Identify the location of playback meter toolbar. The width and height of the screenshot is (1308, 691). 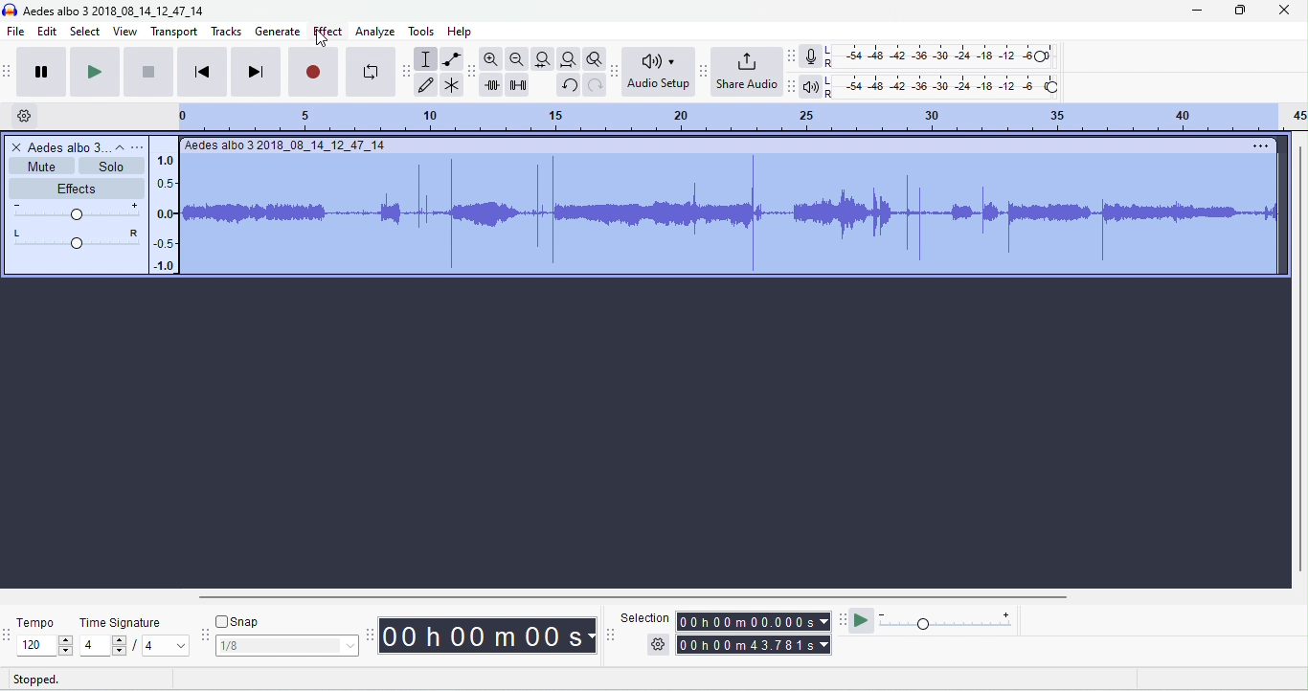
(795, 87).